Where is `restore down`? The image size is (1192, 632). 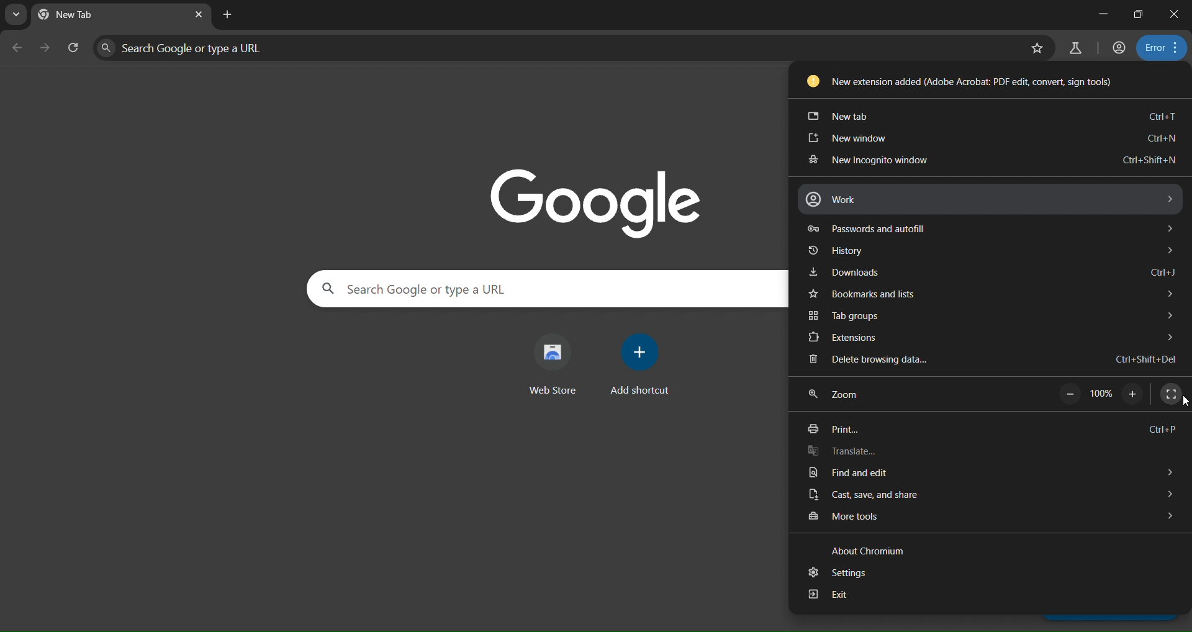 restore down is located at coordinates (1139, 16).